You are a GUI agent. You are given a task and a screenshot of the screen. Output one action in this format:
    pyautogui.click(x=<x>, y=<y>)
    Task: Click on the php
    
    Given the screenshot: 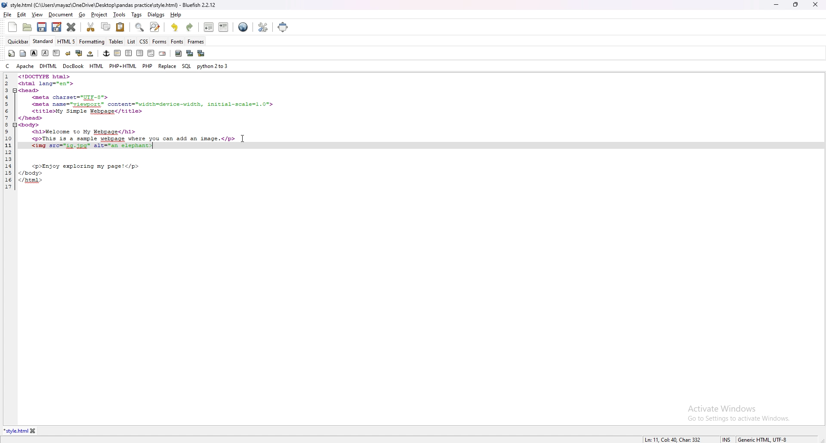 What is the action you would take?
    pyautogui.click(x=148, y=66)
    